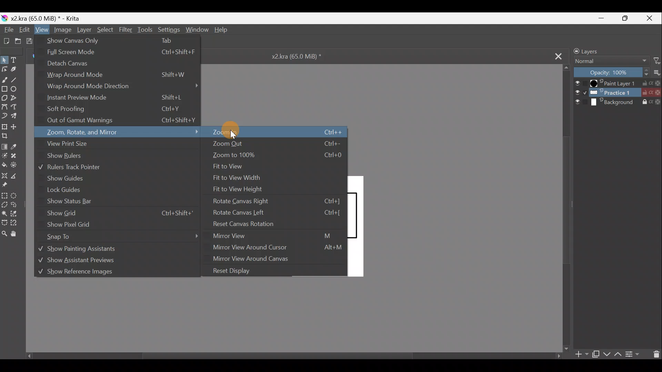 This screenshot has width=662, height=372. I want to click on Create new document, so click(7, 41).